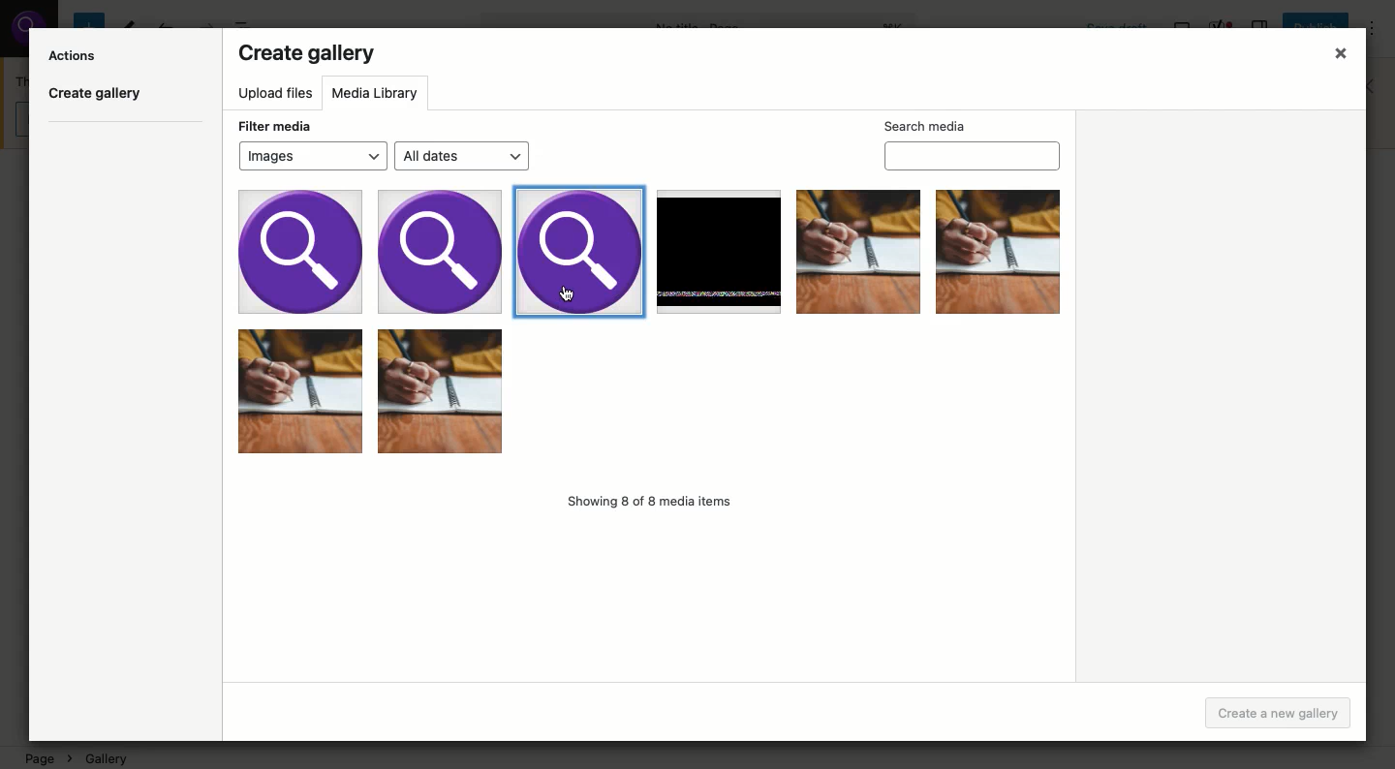 The width and height of the screenshot is (1395, 769). I want to click on Actions, so click(75, 54).